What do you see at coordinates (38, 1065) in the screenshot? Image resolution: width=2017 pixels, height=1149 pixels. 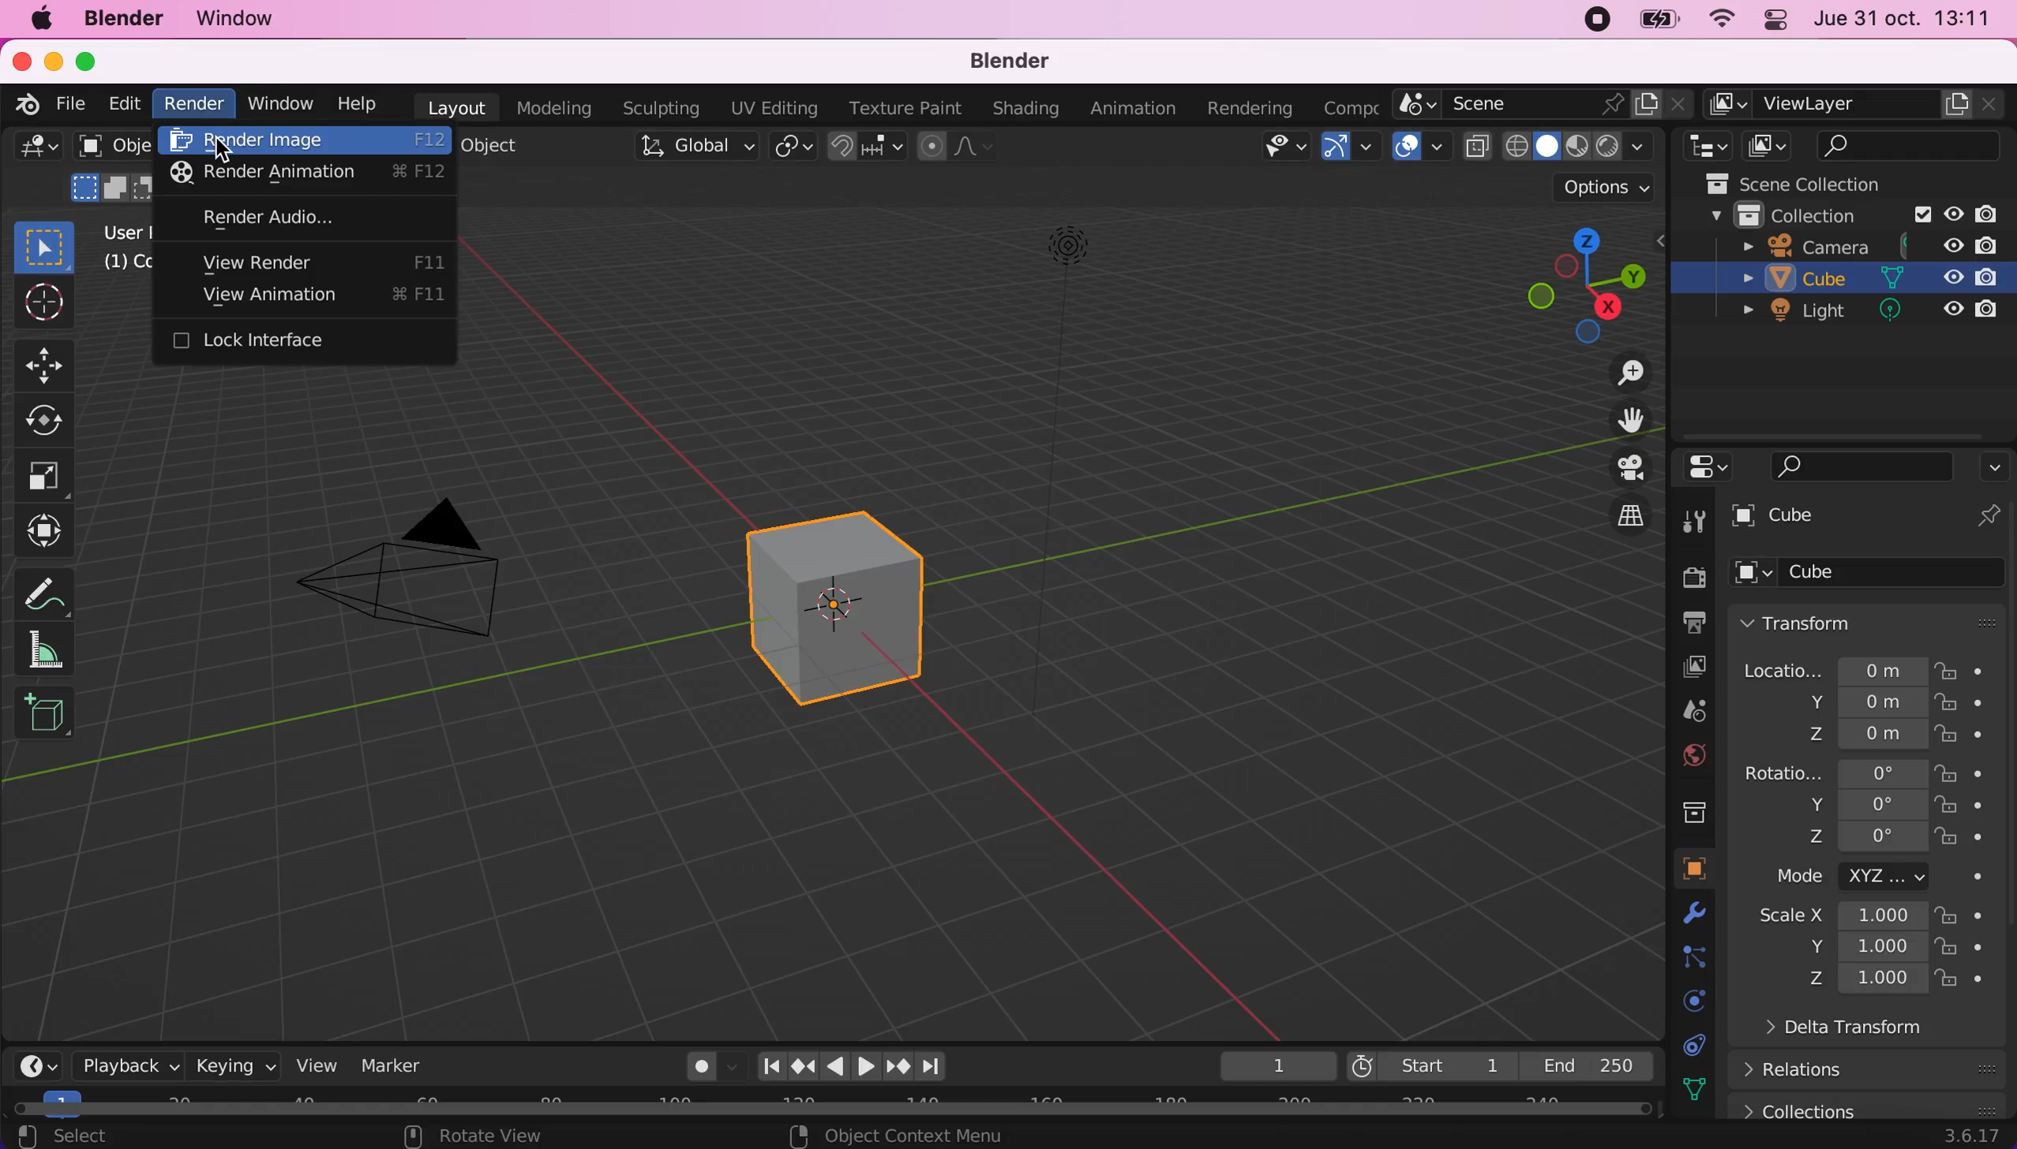 I see `editor type` at bounding box center [38, 1065].